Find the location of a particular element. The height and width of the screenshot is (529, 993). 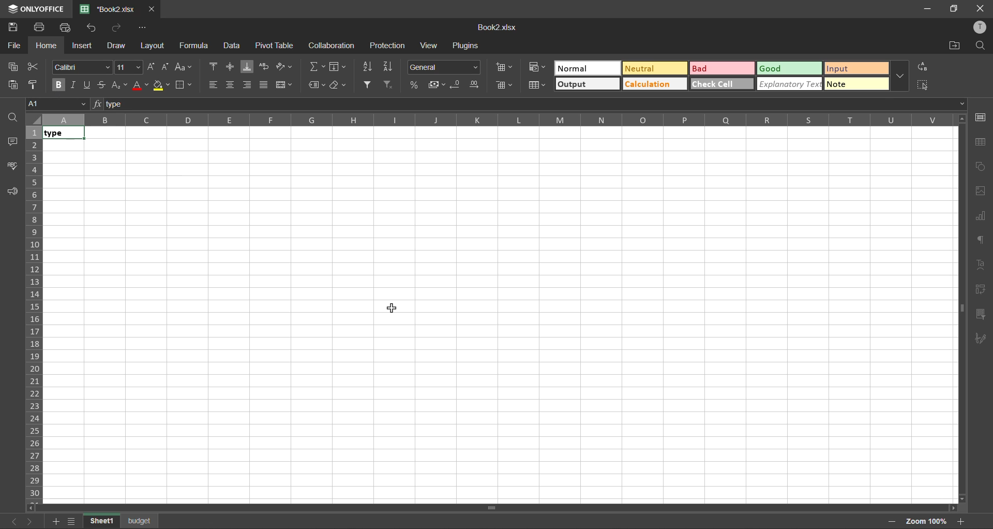

named ranges is located at coordinates (317, 85).